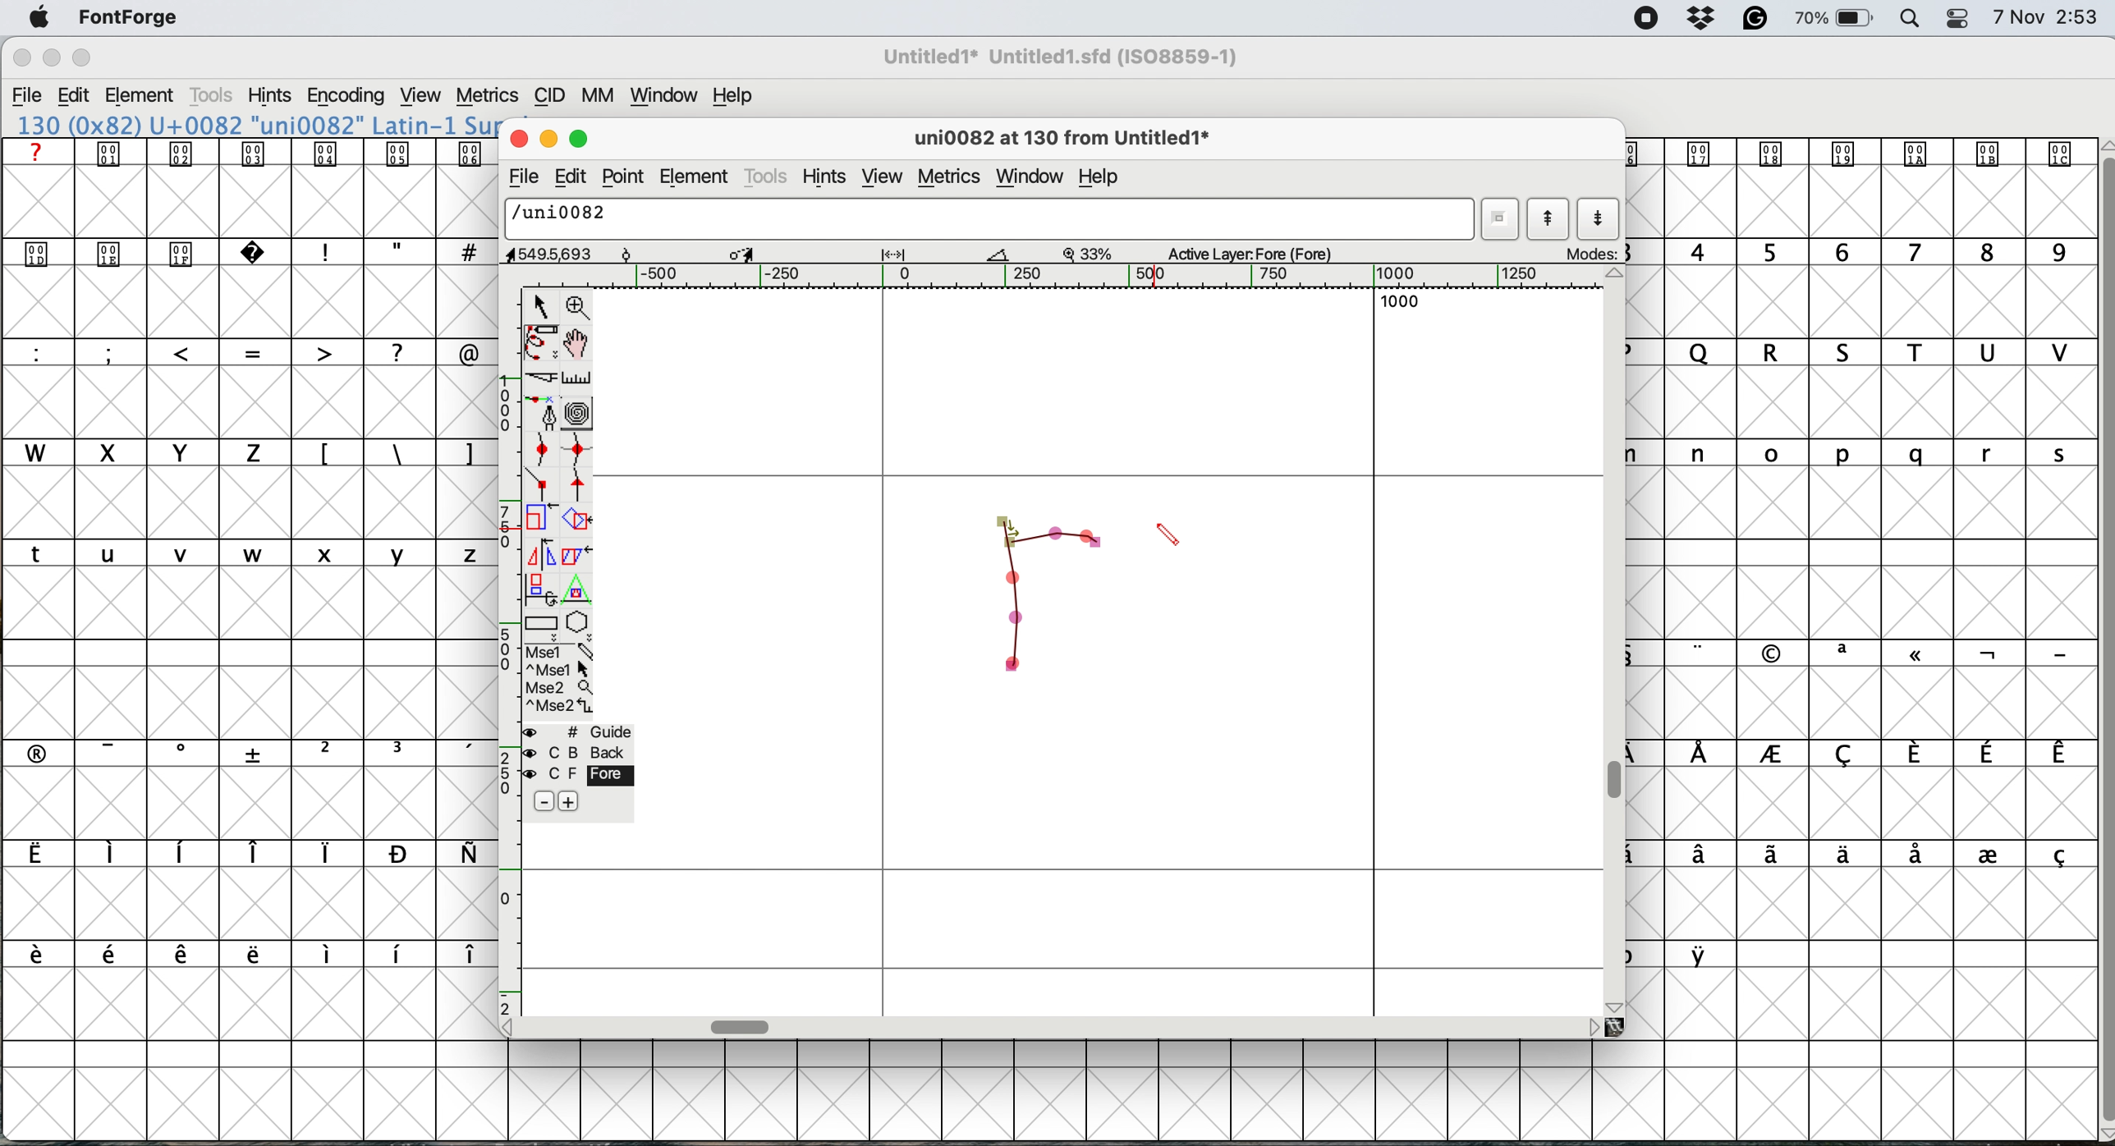 The height and width of the screenshot is (1146, 2115). I want to click on close, so click(21, 60).